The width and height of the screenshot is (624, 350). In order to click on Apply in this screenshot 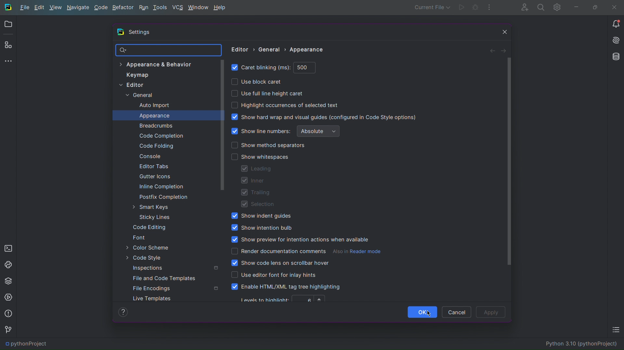, I will do `click(491, 312)`.